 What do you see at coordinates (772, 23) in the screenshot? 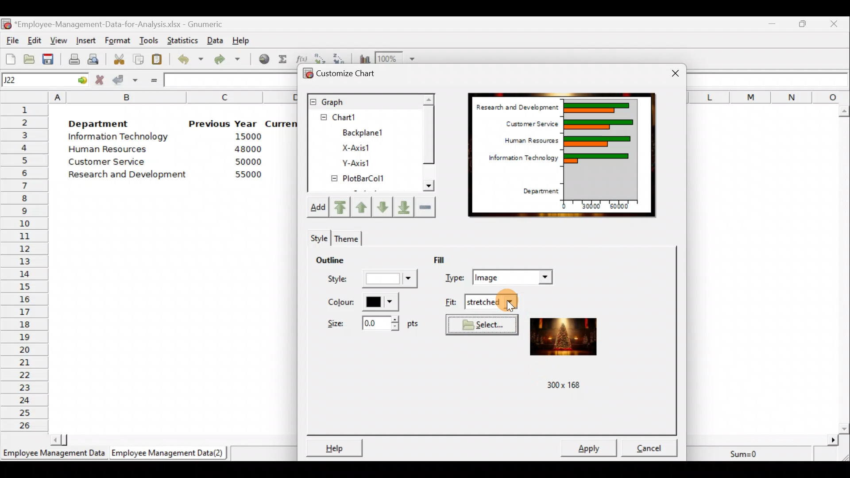
I see `Minimize` at bounding box center [772, 23].